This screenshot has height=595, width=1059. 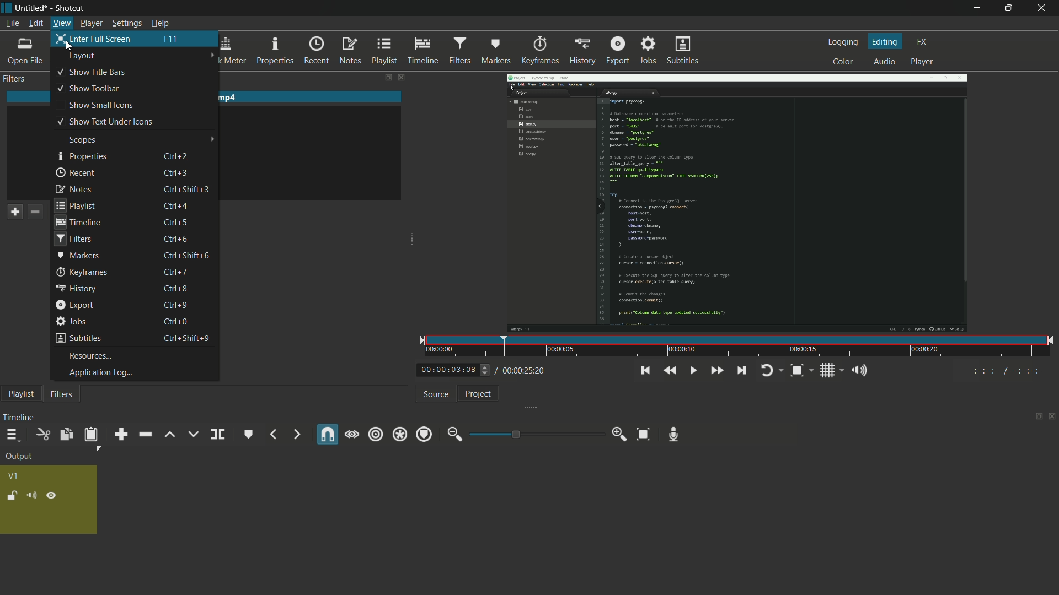 I want to click on time, so click(x=734, y=348).